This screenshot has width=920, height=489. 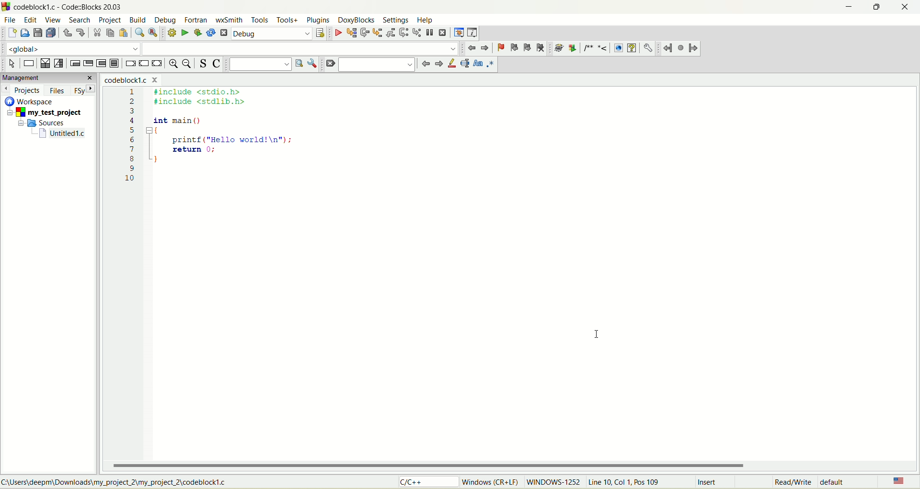 I want to click on stop debugger, so click(x=443, y=33).